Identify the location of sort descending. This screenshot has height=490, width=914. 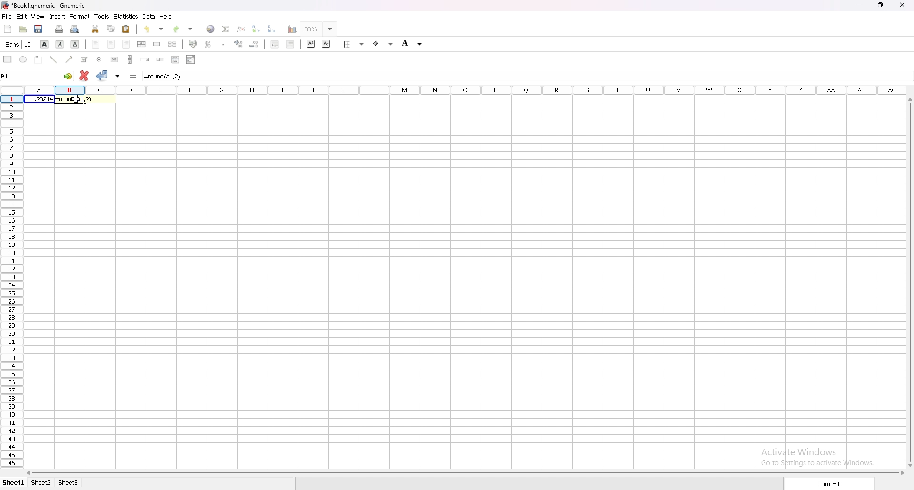
(272, 29).